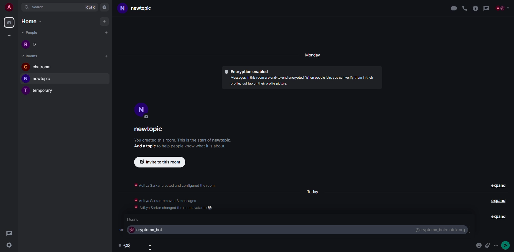 The width and height of the screenshot is (514, 252). Describe the element at coordinates (134, 219) in the screenshot. I see `users` at that location.